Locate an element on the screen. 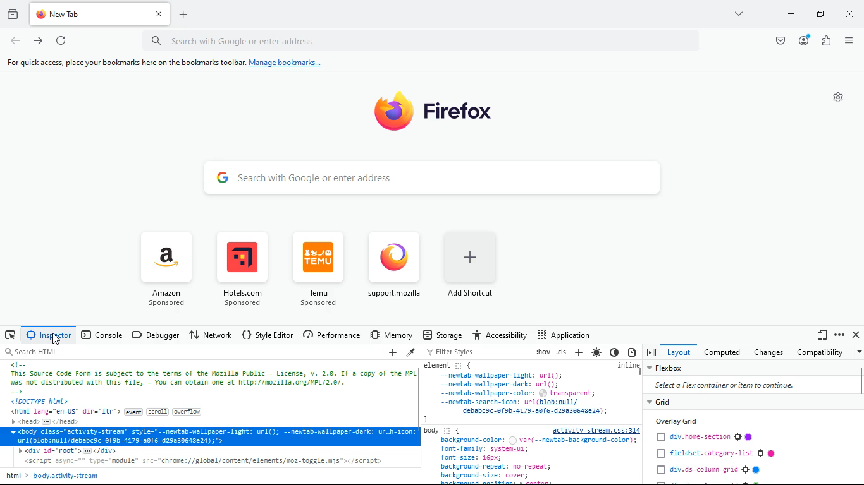 Image resolution: width=864 pixels, height=485 pixels. menu is located at coordinates (848, 39).